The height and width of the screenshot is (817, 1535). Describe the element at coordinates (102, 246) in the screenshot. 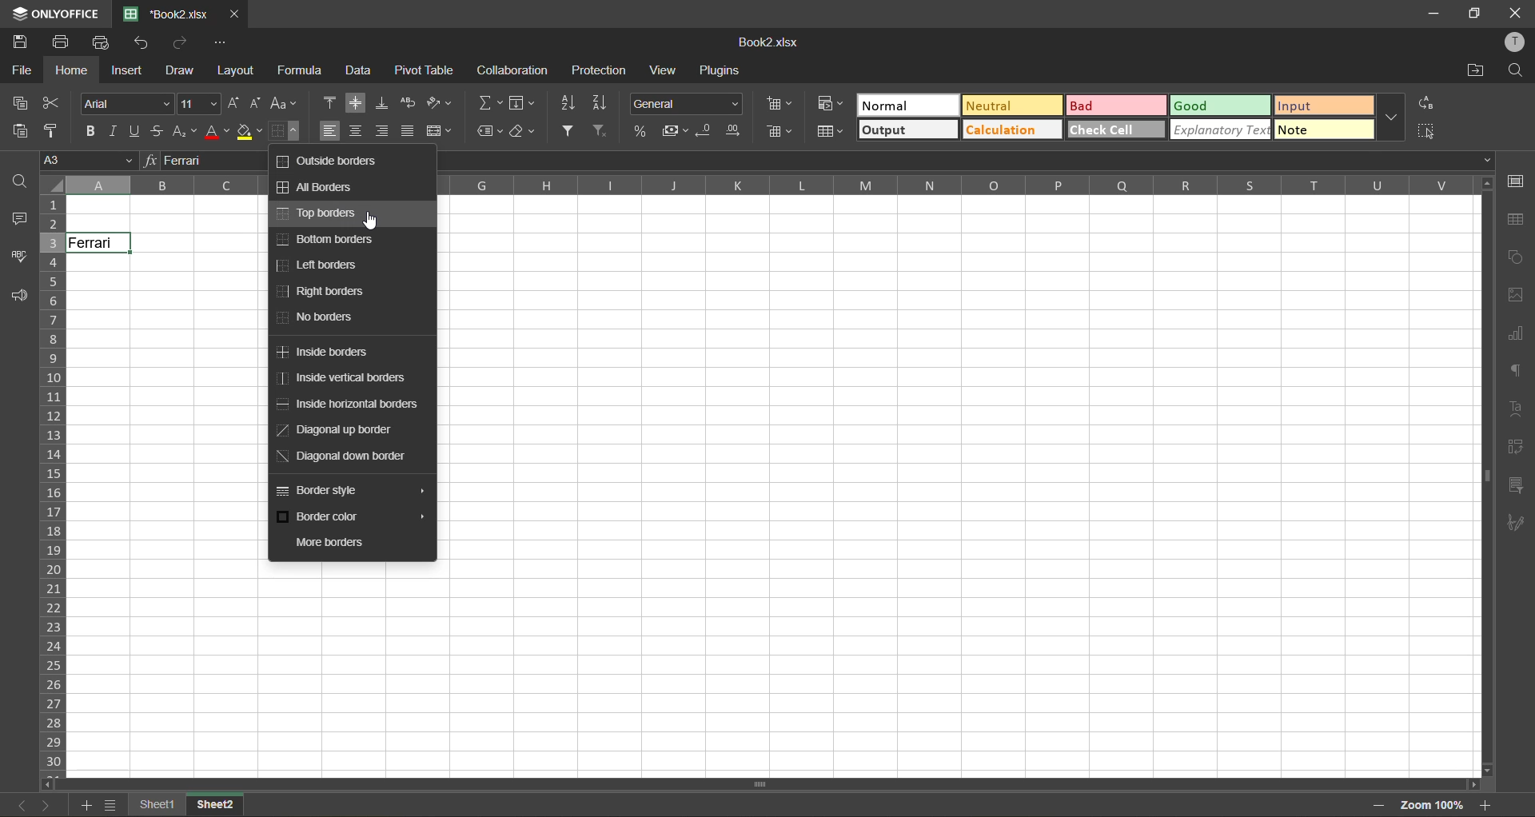

I see `Ferrari` at that location.